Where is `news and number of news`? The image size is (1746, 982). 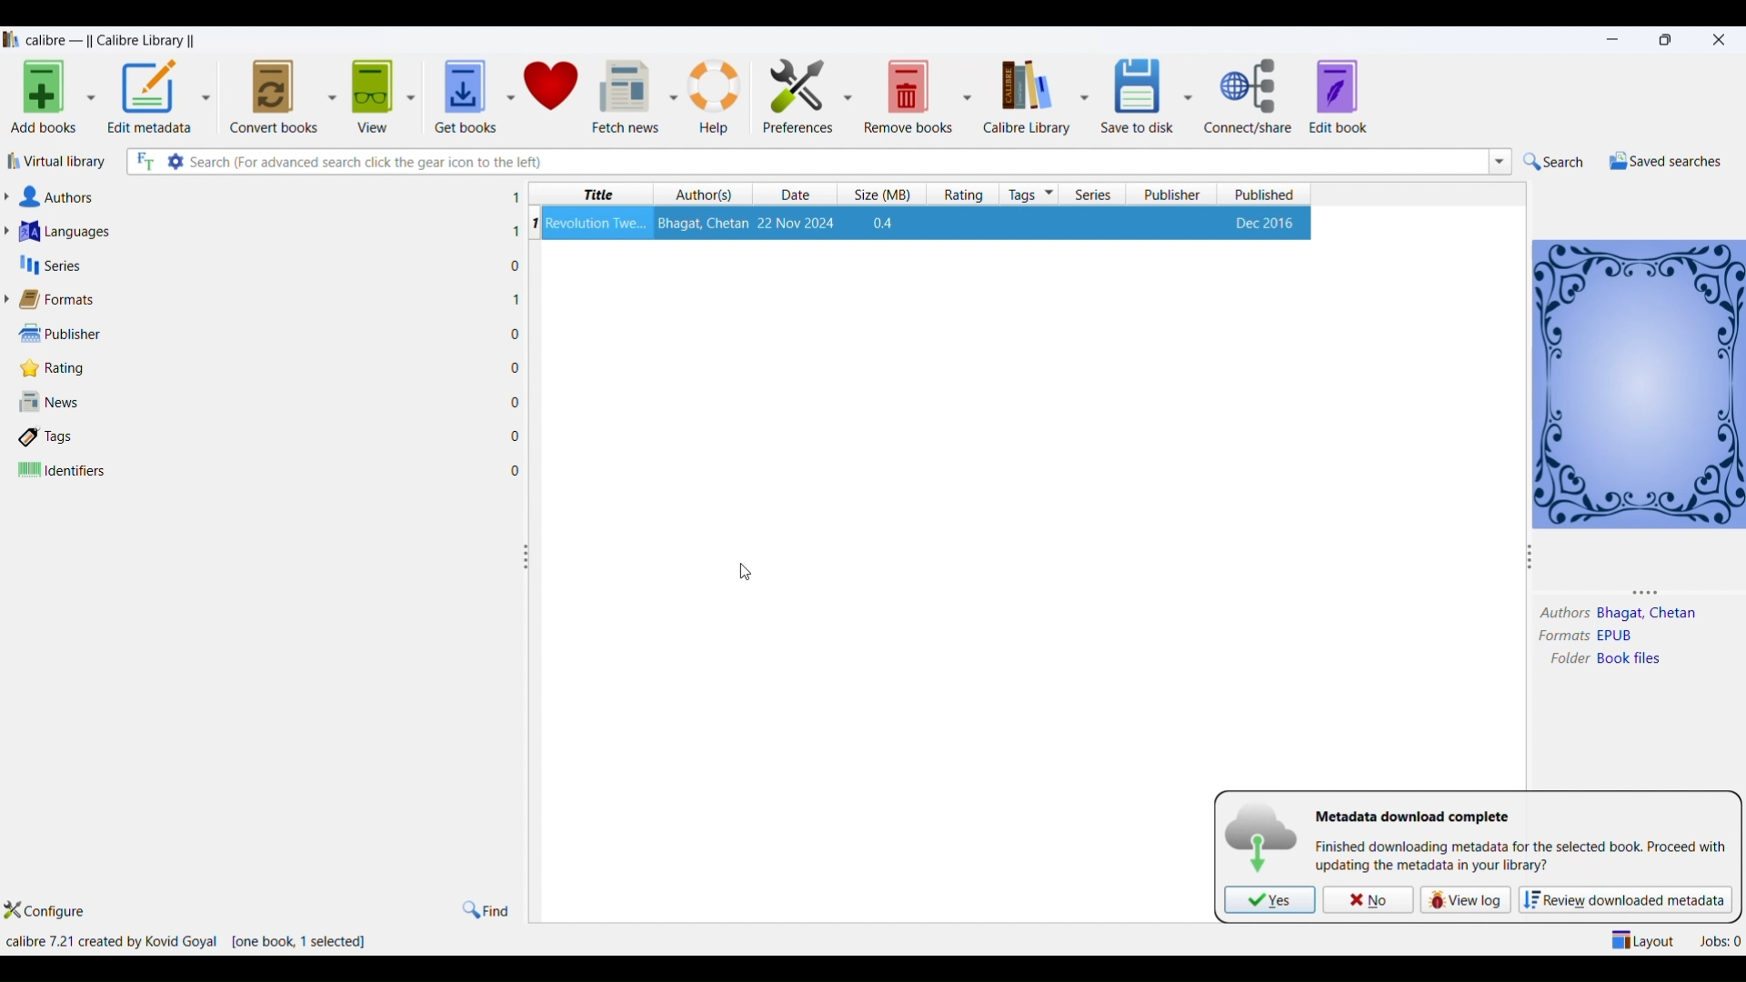 news and number of news is located at coordinates (55, 404).